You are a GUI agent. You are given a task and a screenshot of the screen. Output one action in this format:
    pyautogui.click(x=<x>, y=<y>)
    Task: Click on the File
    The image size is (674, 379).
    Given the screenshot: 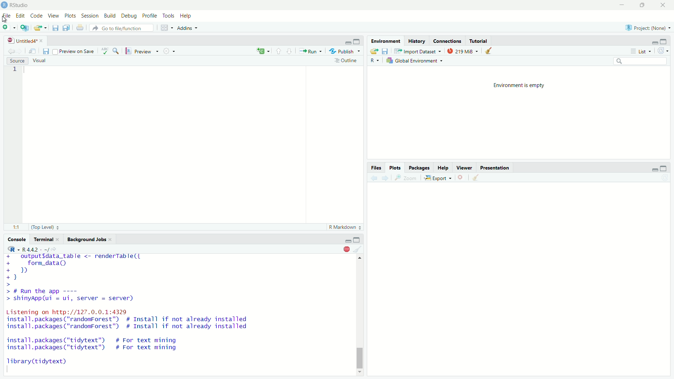 What is the action you would take?
    pyautogui.click(x=6, y=16)
    